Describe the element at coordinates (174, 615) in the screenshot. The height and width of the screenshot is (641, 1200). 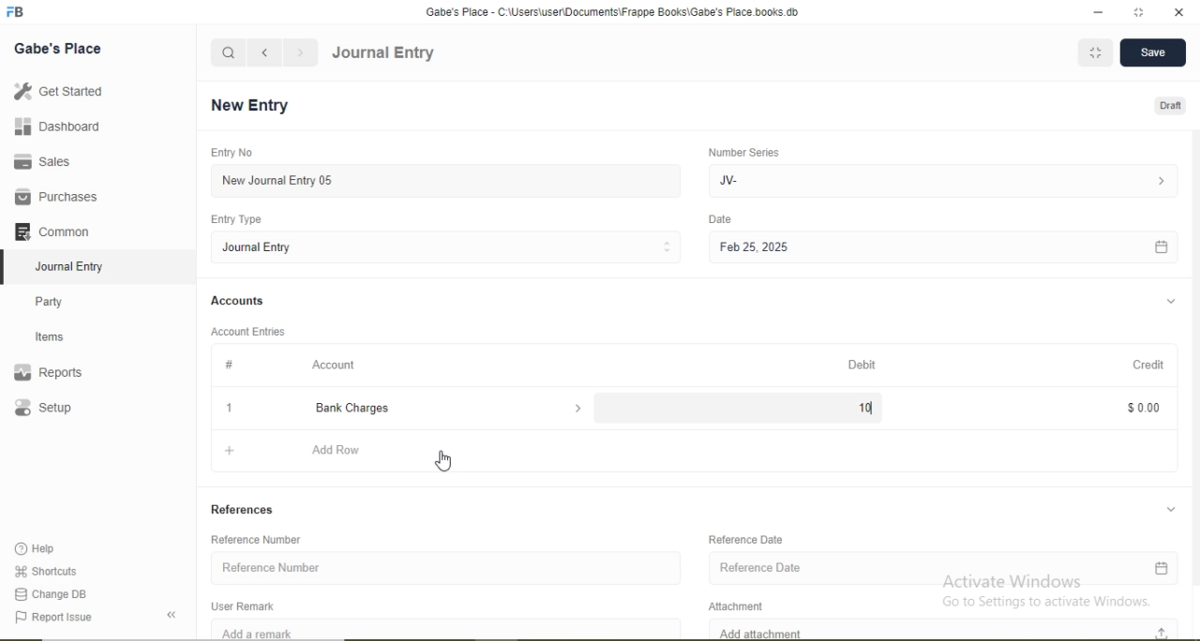
I see `collapse sidebar` at that location.